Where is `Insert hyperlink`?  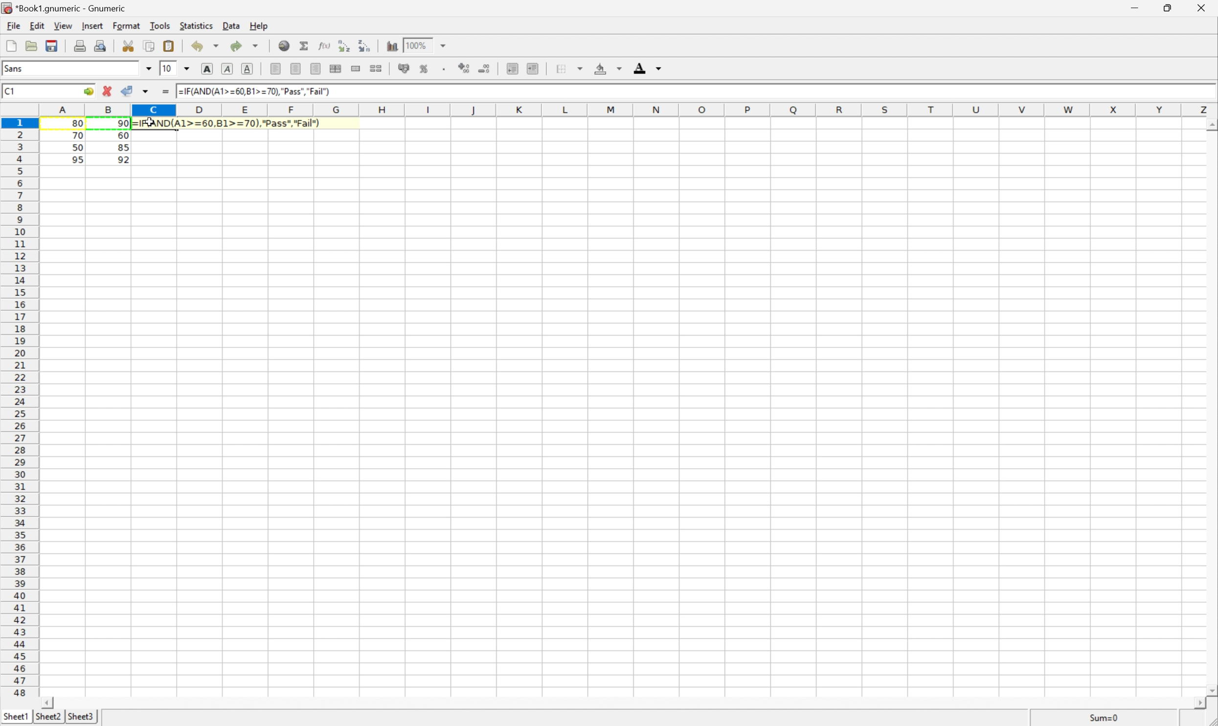
Insert hyperlink is located at coordinates (284, 44).